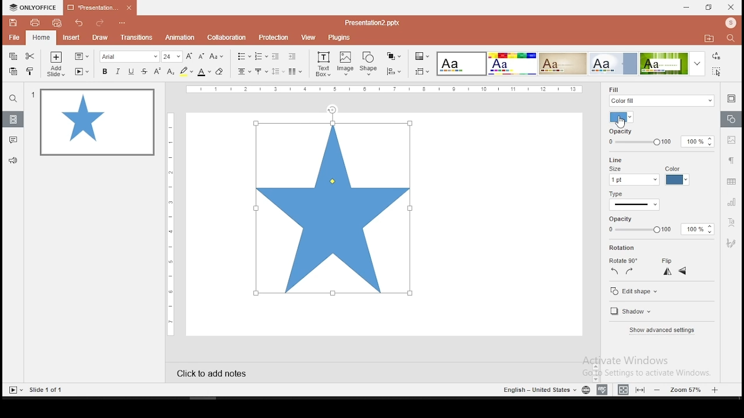 The image size is (744, 418). I want to click on strikethrough, so click(144, 71).